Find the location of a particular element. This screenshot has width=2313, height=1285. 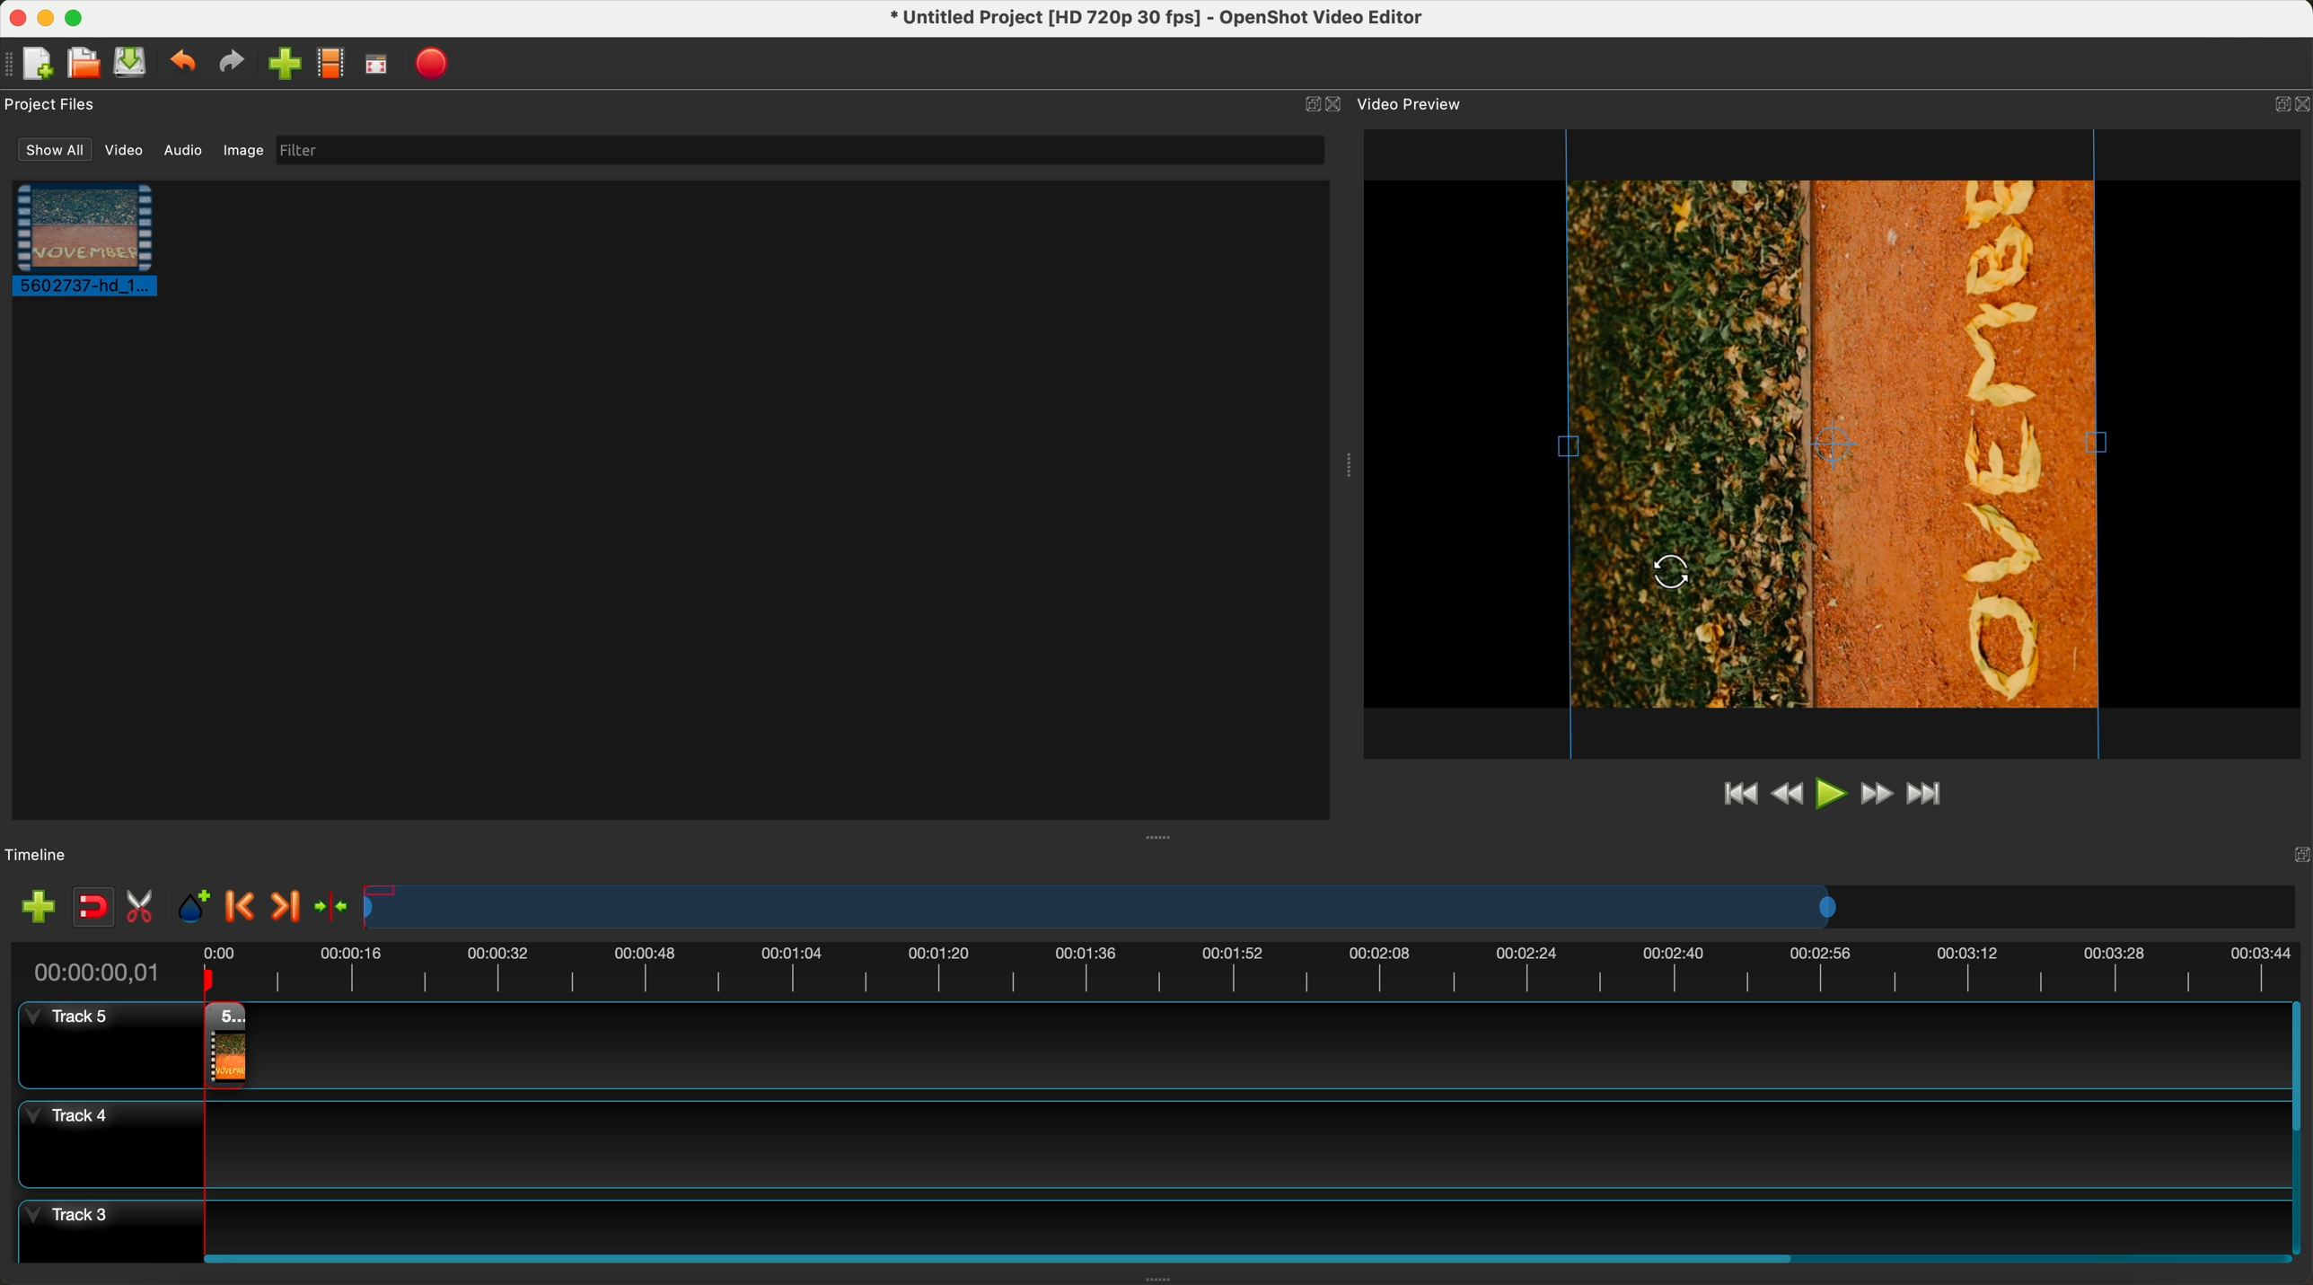

play is located at coordinates (1828, 795).